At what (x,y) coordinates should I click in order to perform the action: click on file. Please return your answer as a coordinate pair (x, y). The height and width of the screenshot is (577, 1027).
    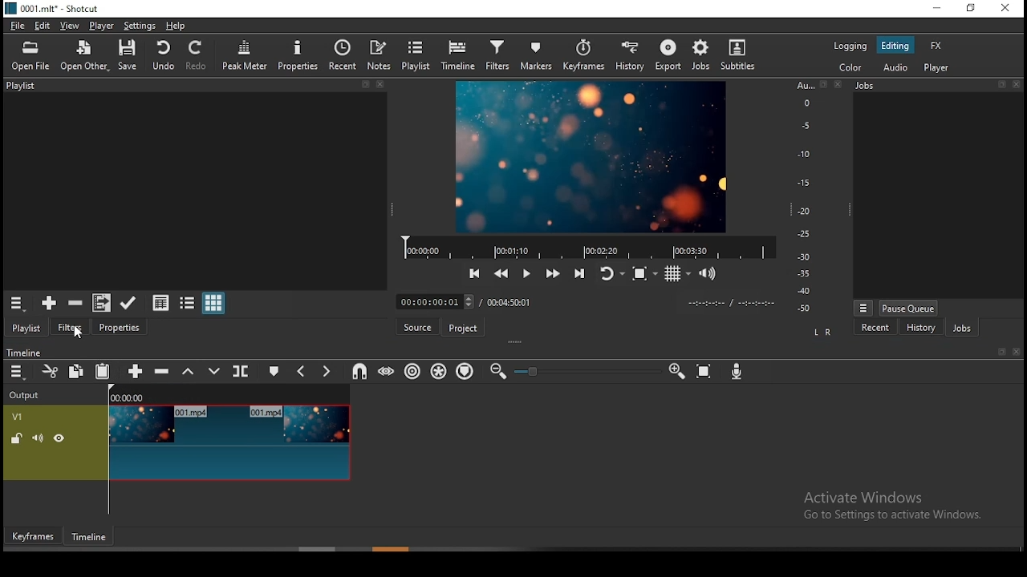
    Looking at the image, I should click on (16, 26).